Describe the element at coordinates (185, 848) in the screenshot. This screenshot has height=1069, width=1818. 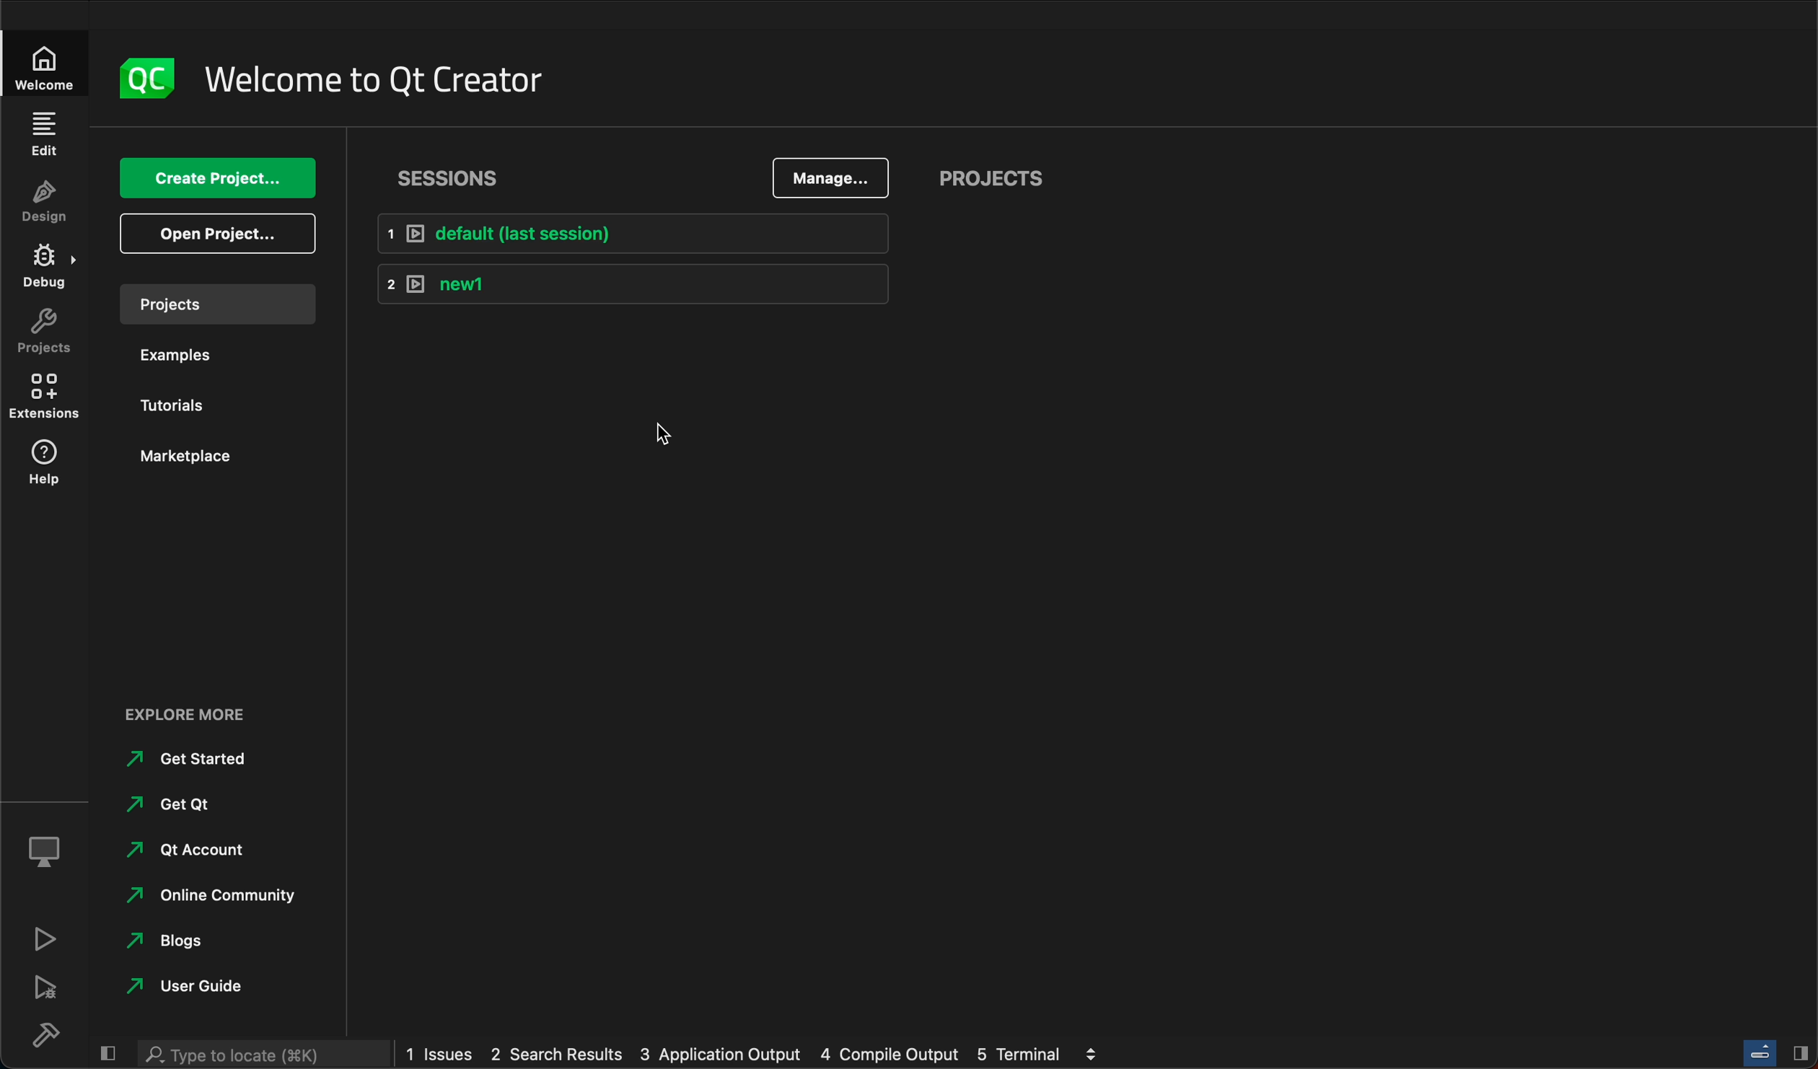
I see `qt` at that location.